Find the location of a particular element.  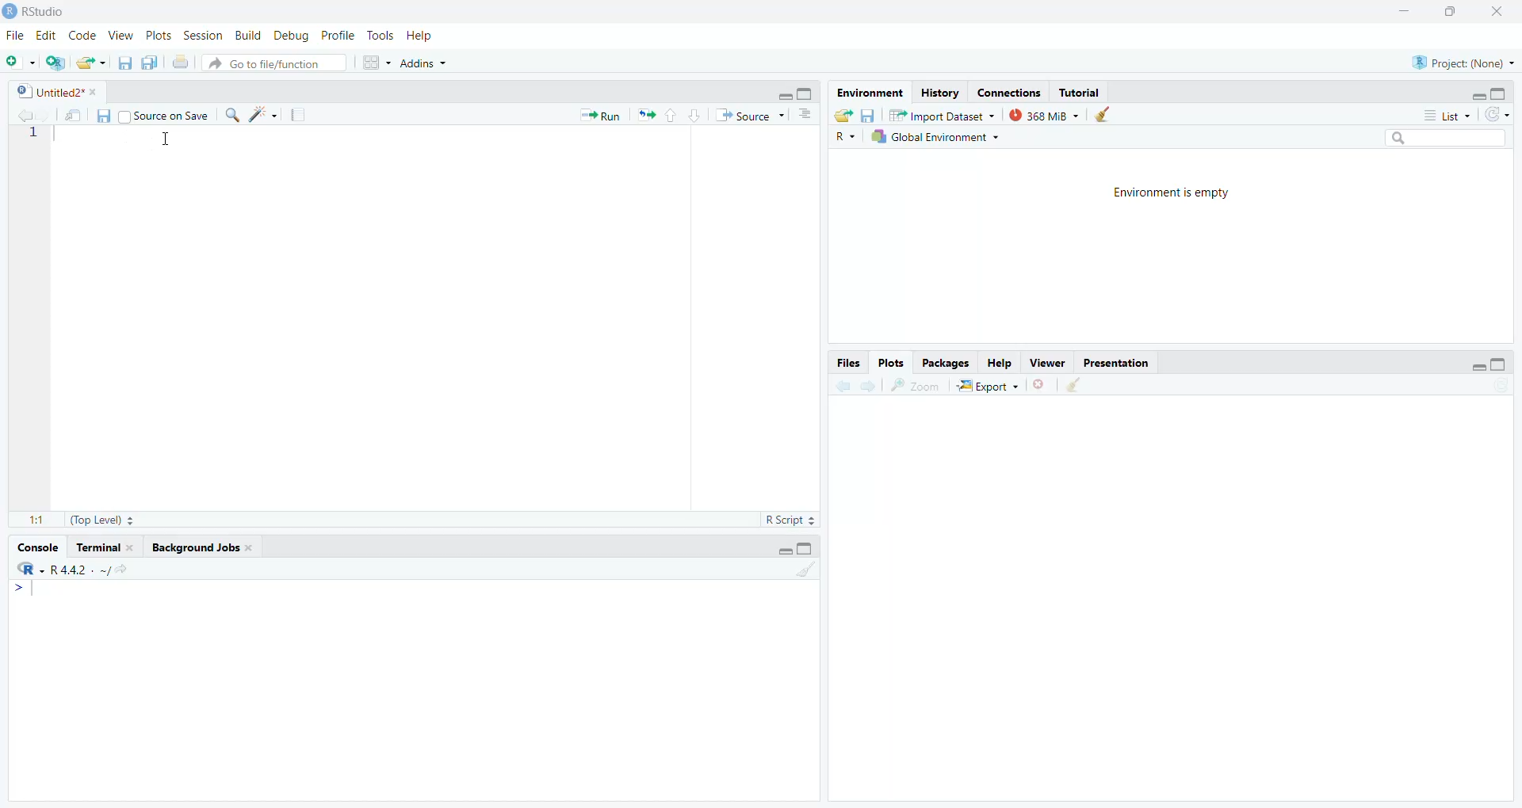

clear is located at coordinates (1076, 387).